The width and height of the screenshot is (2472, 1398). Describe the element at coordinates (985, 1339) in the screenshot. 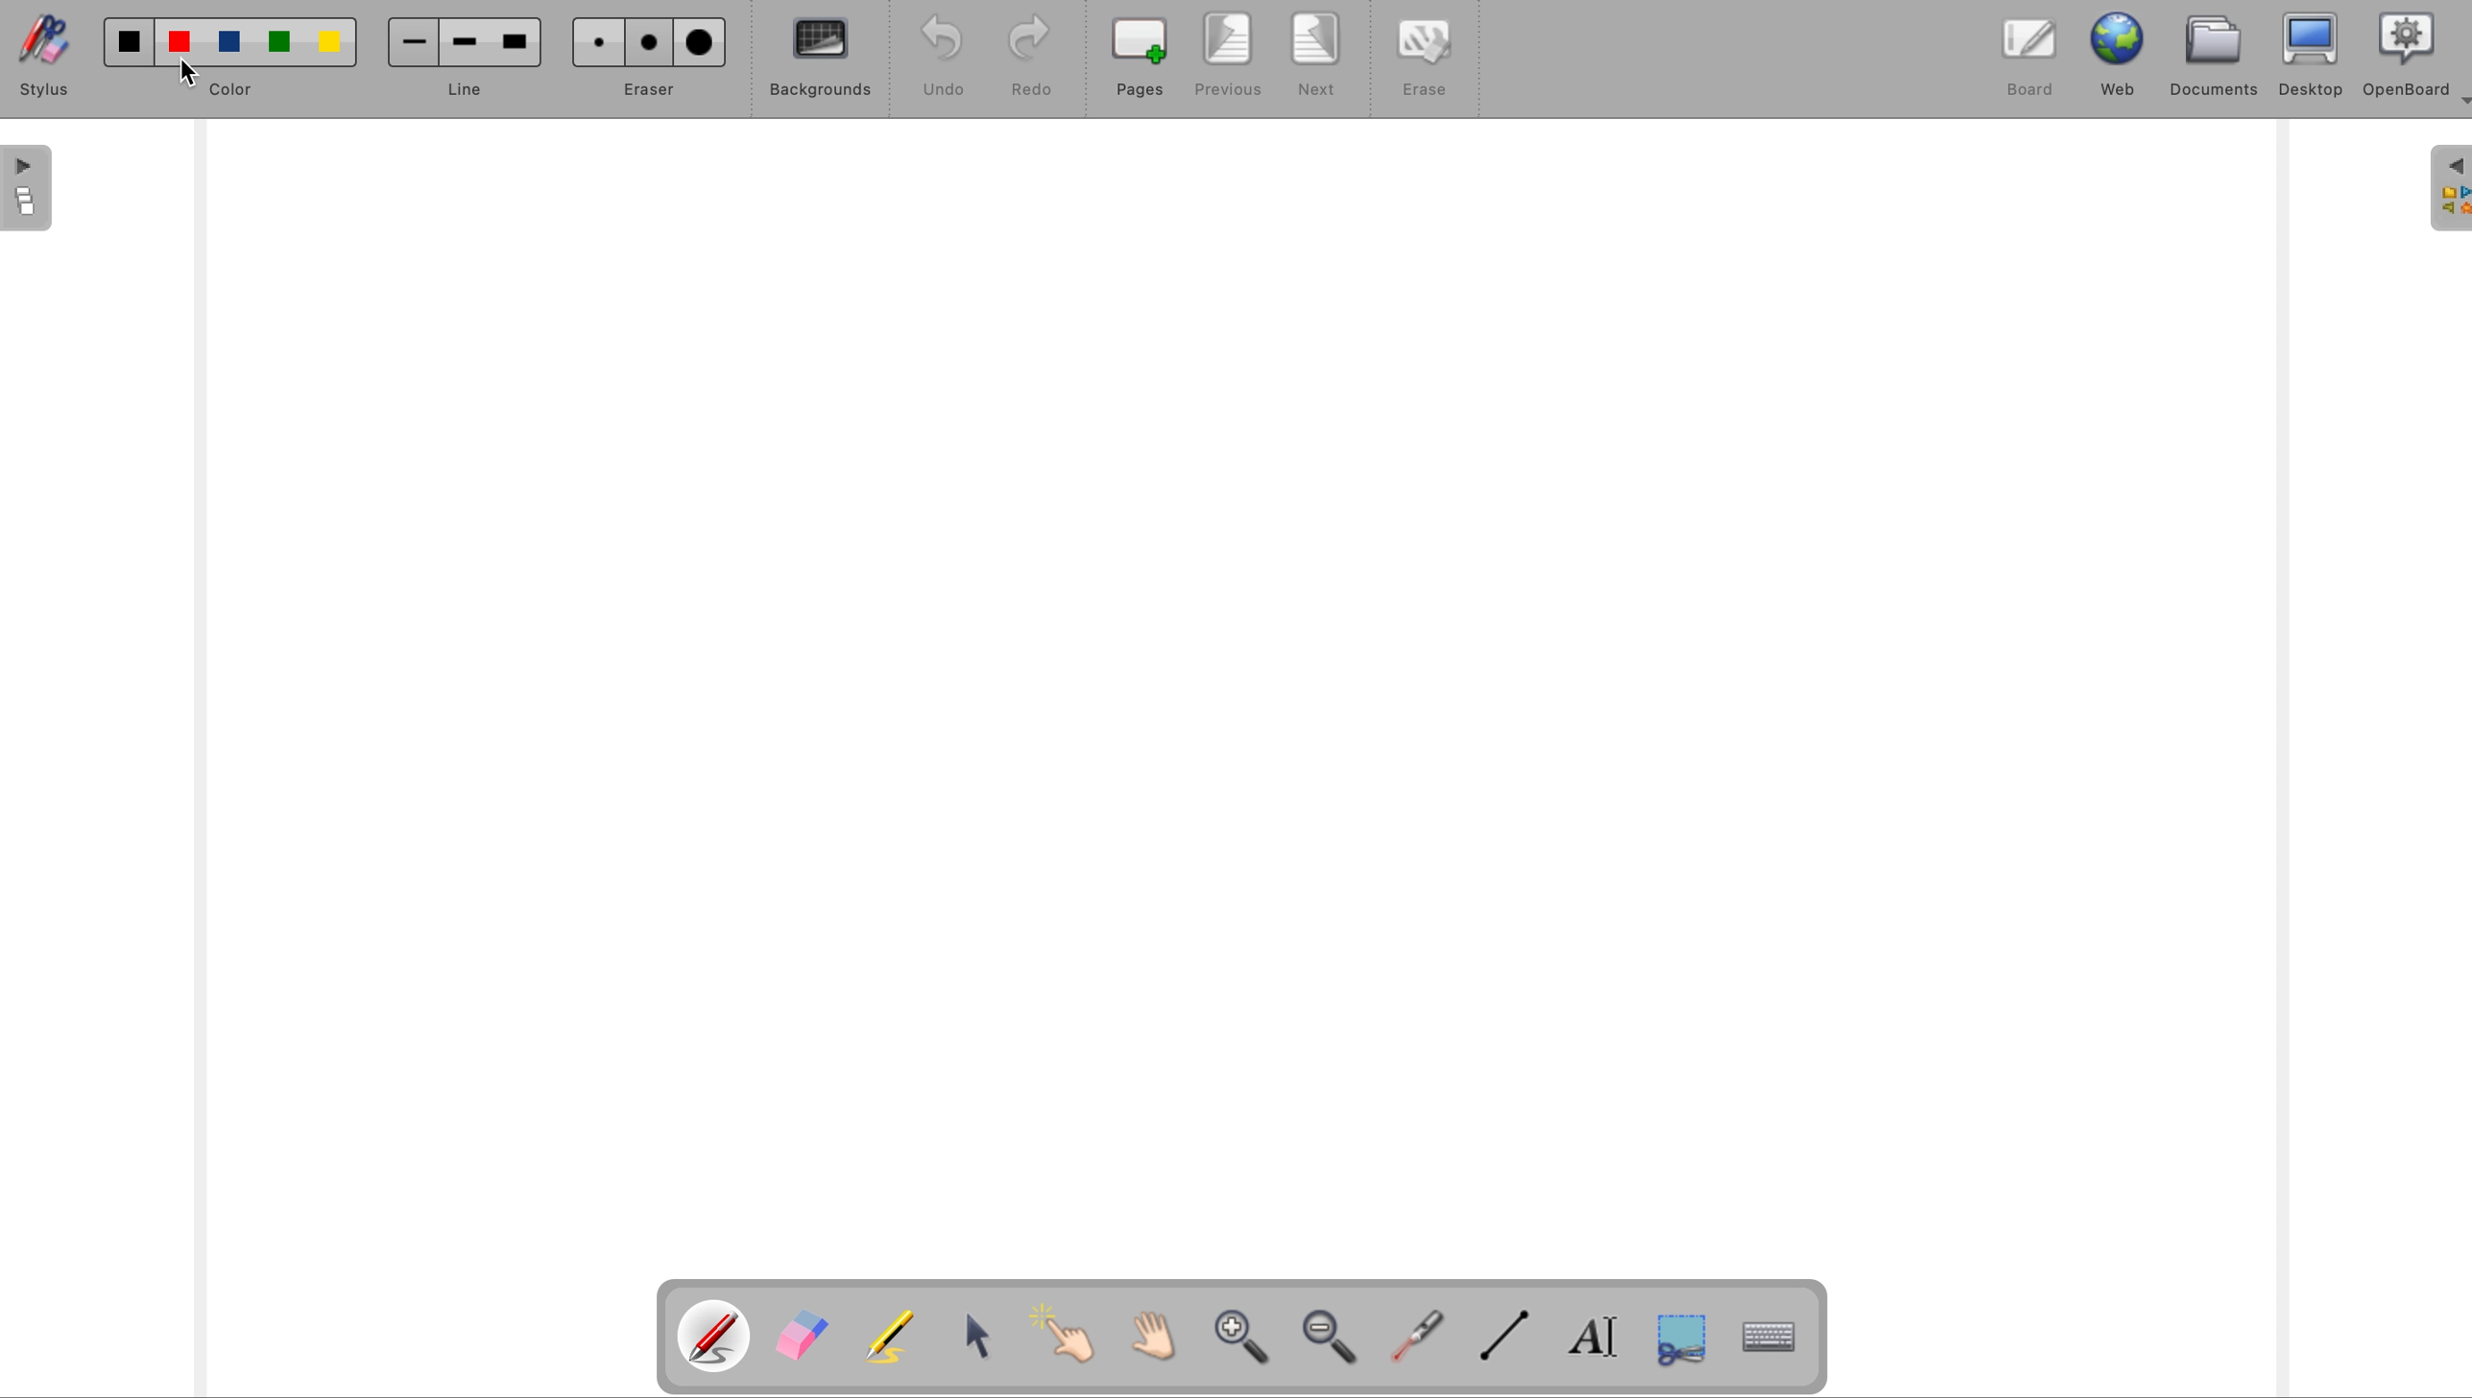

I see `select and modify` at that location.